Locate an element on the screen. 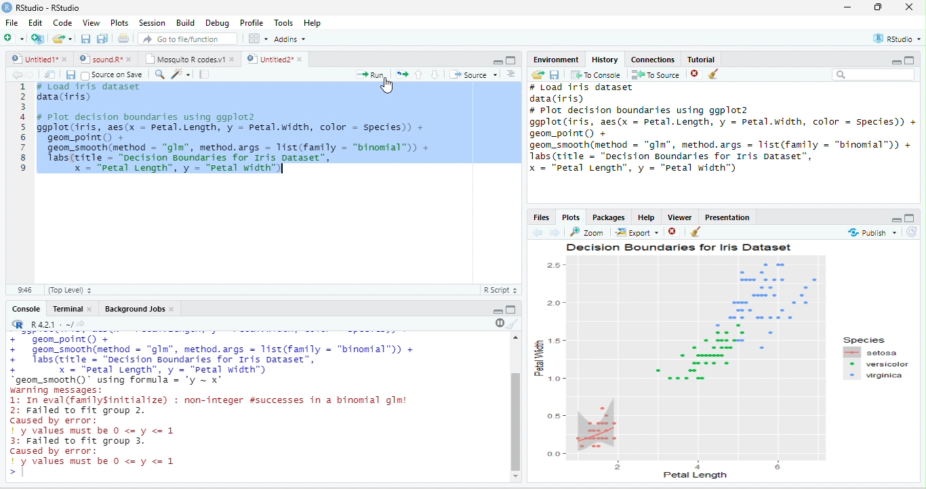 This screenshot has width=926, height=489. History is located at coordinates (605, 60).